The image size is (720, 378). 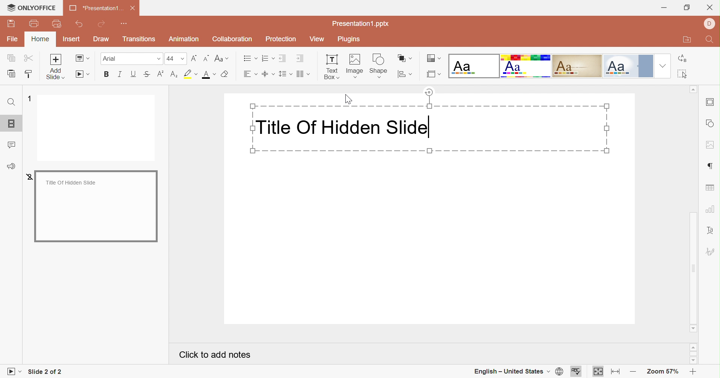 What do you see at coordinates (405, 75) in the screenshot?
I see `Align shape` at bounding box center [405, 75].